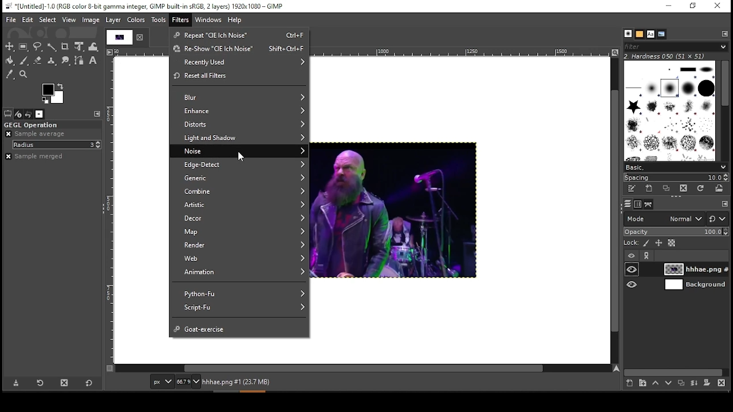  I want to click on smudge tool, so click(65, 61).